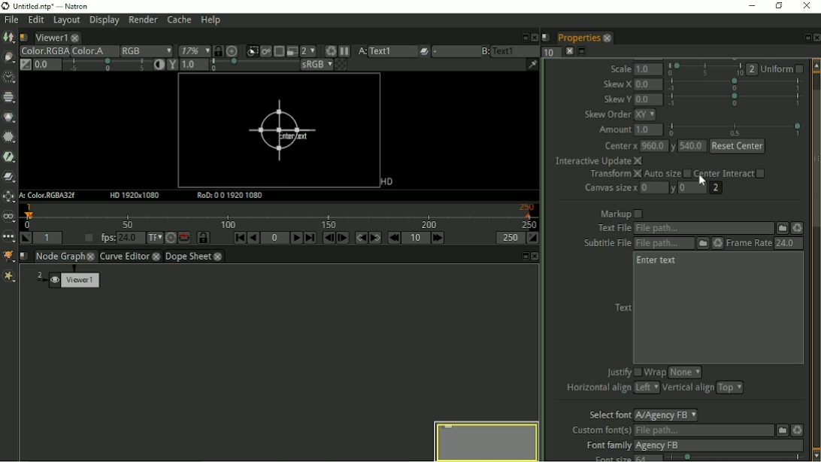  I want to click on Restore down, so click(780, 7).